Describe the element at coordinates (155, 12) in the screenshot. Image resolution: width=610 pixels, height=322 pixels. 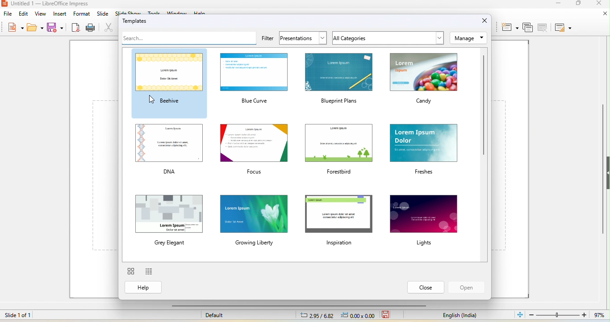
I see `tools` at that location.